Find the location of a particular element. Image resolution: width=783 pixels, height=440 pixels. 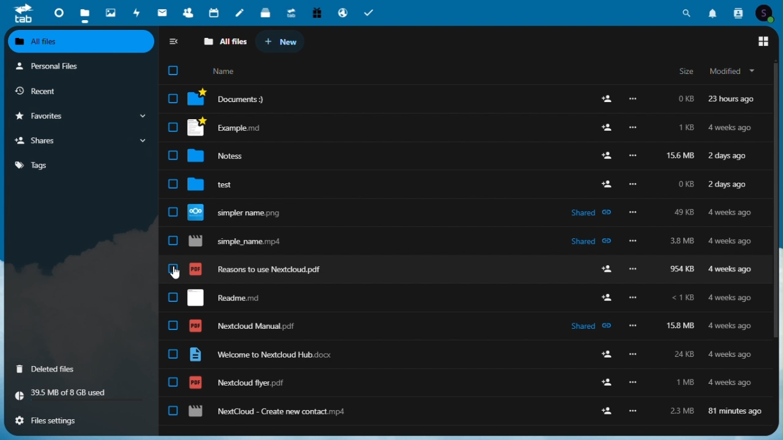

more options is located at coordinates (633, 128).